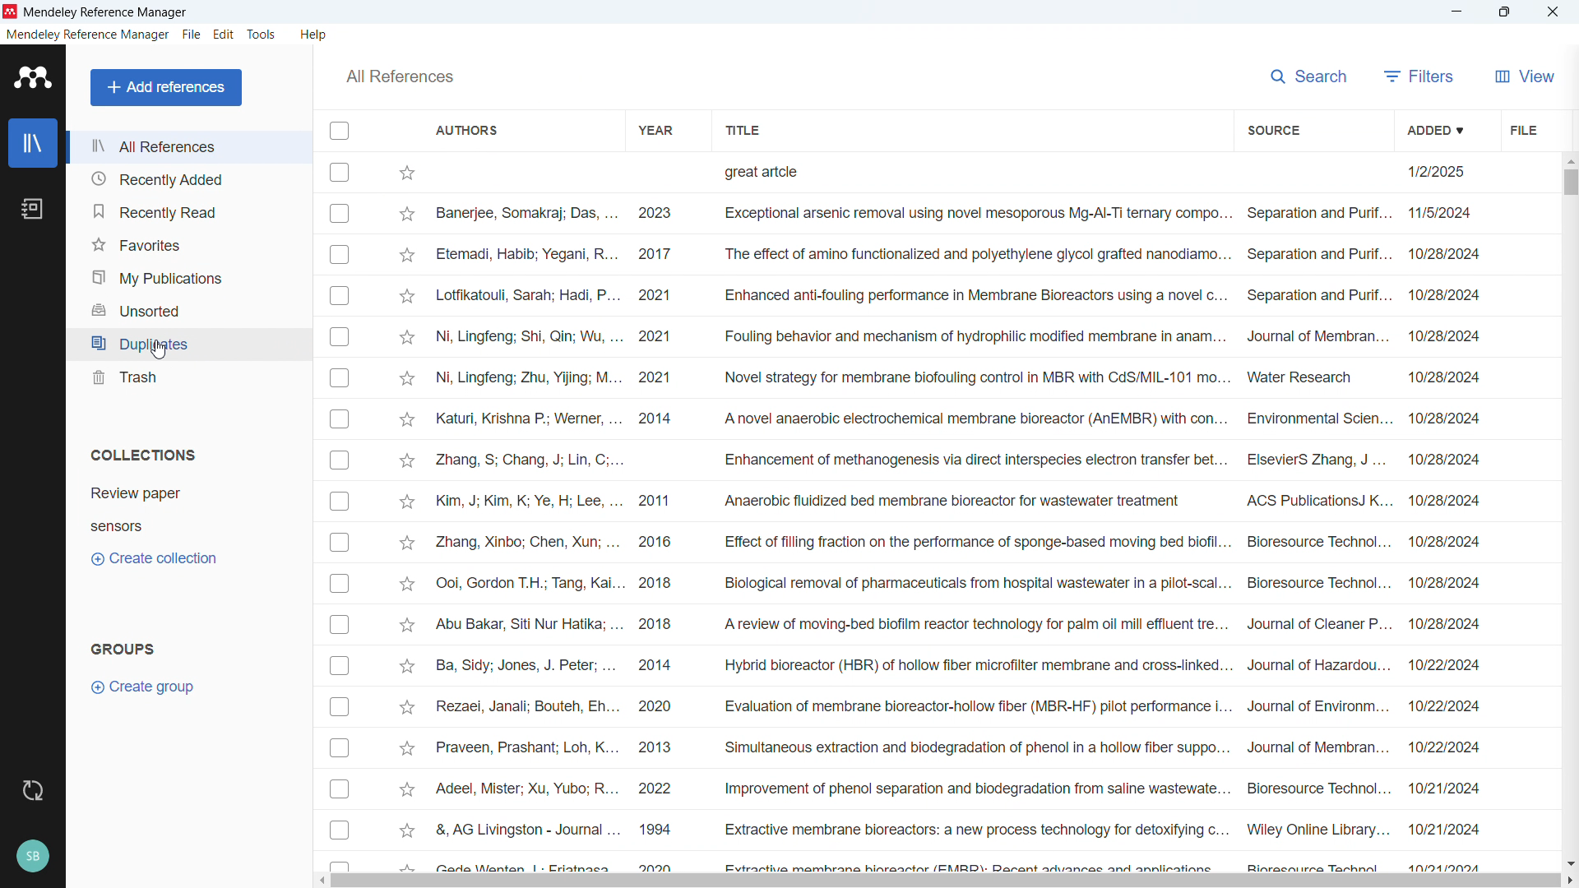 The height and width of the screenshot is (888, 1579). What do you see at coordinates (463, 130) in the screenshot?
I see `Sort by authors ` at bounding box center [463, 130].